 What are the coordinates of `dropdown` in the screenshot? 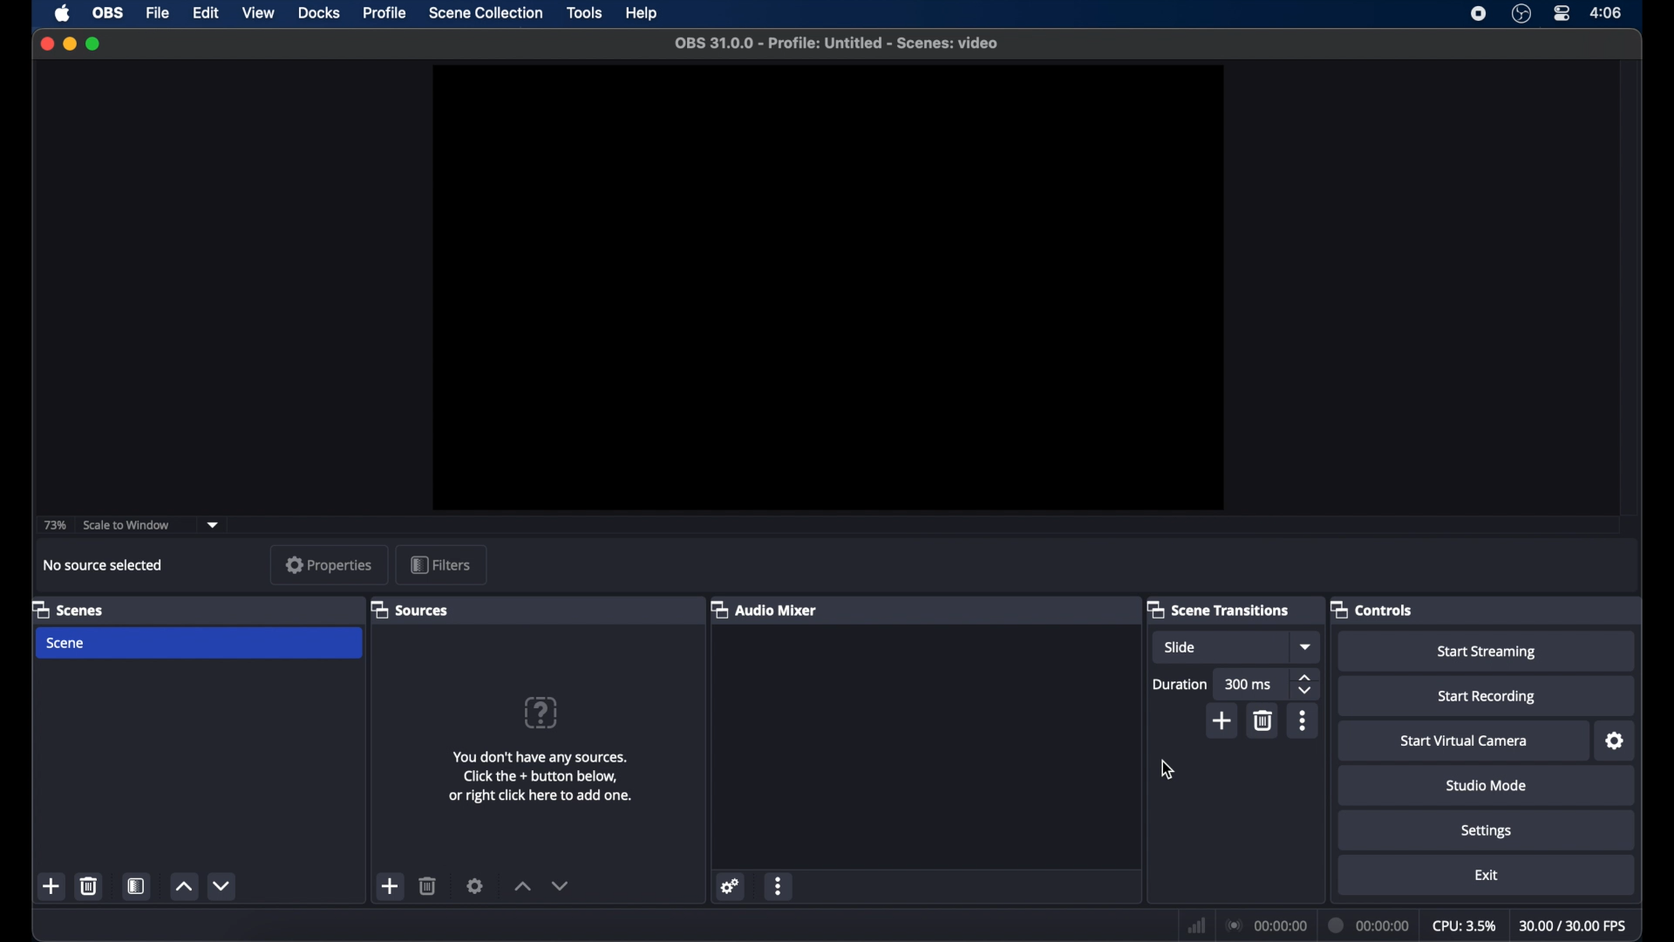 It's located at (1307, 647).